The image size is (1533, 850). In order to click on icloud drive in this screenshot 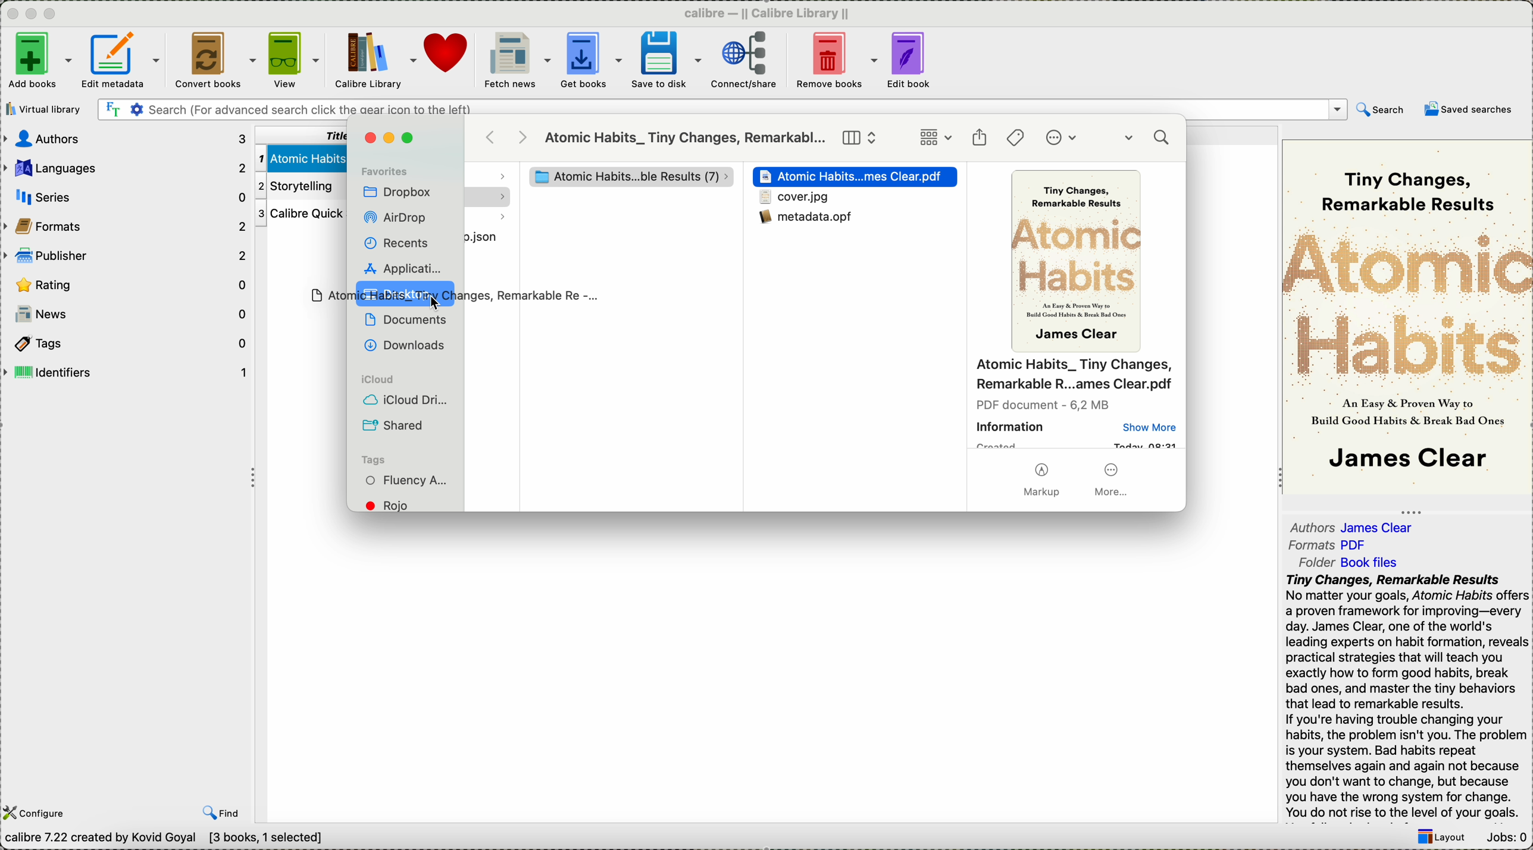, I will do `click(406, 402)`.